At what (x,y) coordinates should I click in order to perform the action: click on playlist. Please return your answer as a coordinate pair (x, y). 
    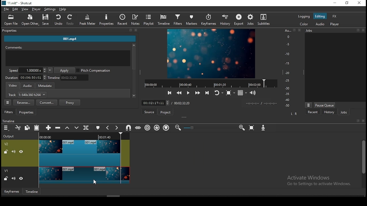
    Looking at the image, I should click on (149, 20).